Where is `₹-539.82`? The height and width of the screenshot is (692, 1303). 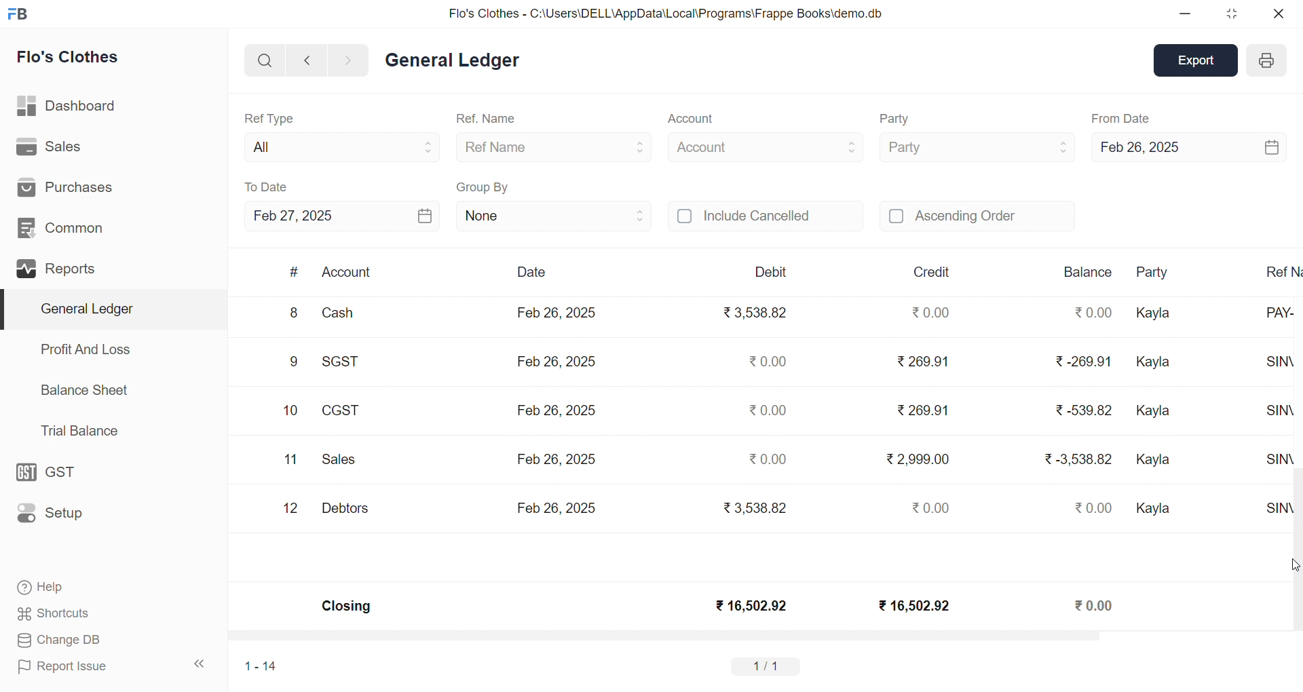 ₹-539.82 is located at coordinates (1082, 412).